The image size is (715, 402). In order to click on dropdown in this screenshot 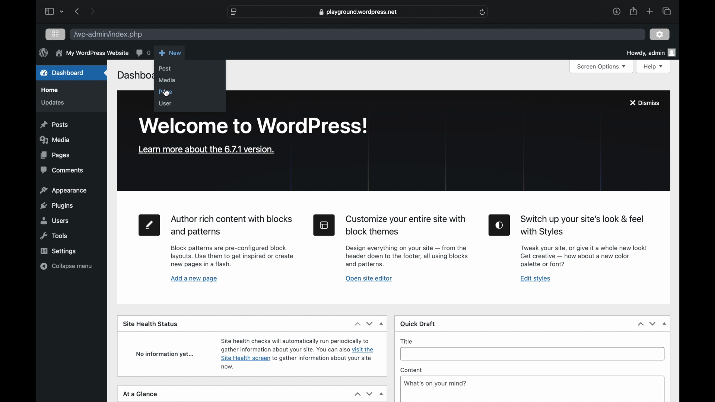, I will do `click(382, 323)`.